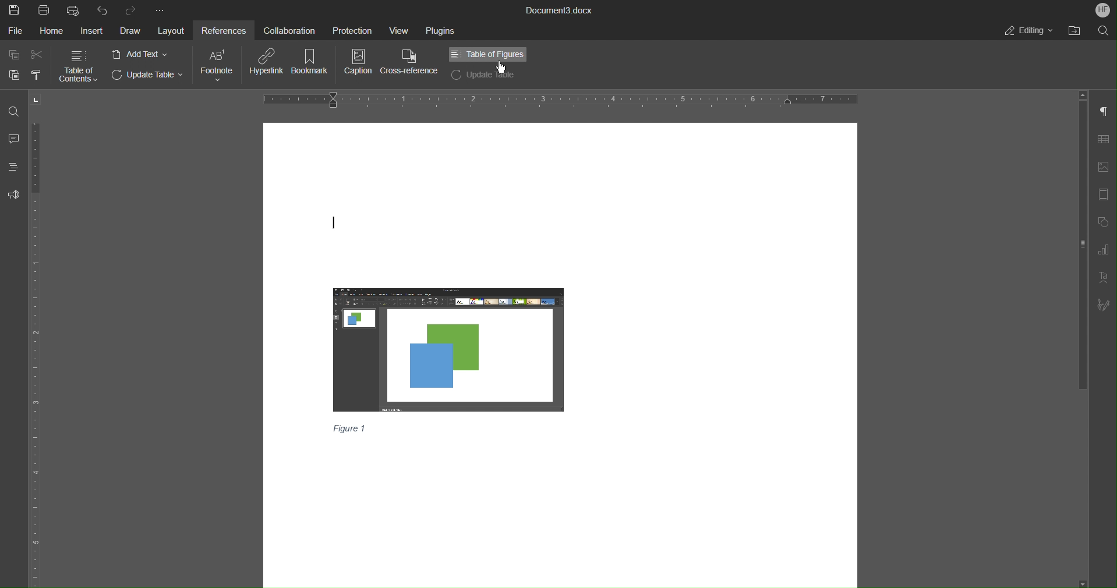 Image resolution: width=1117 pixels, height=588 pixels. Describe the element at coordinates (37, 75) in the screenshot. I see `Copy Style` at that location.